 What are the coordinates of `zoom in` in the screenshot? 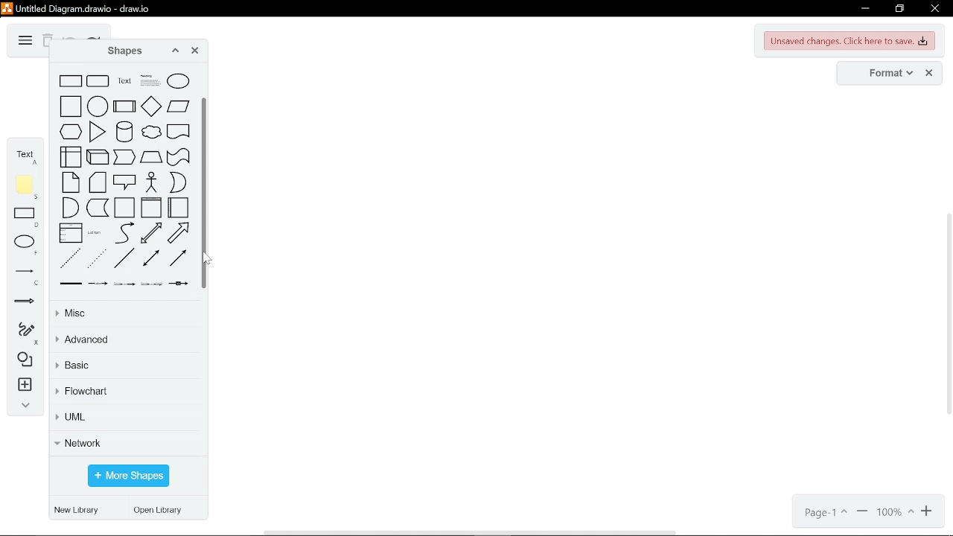 It's located at (862, 513).